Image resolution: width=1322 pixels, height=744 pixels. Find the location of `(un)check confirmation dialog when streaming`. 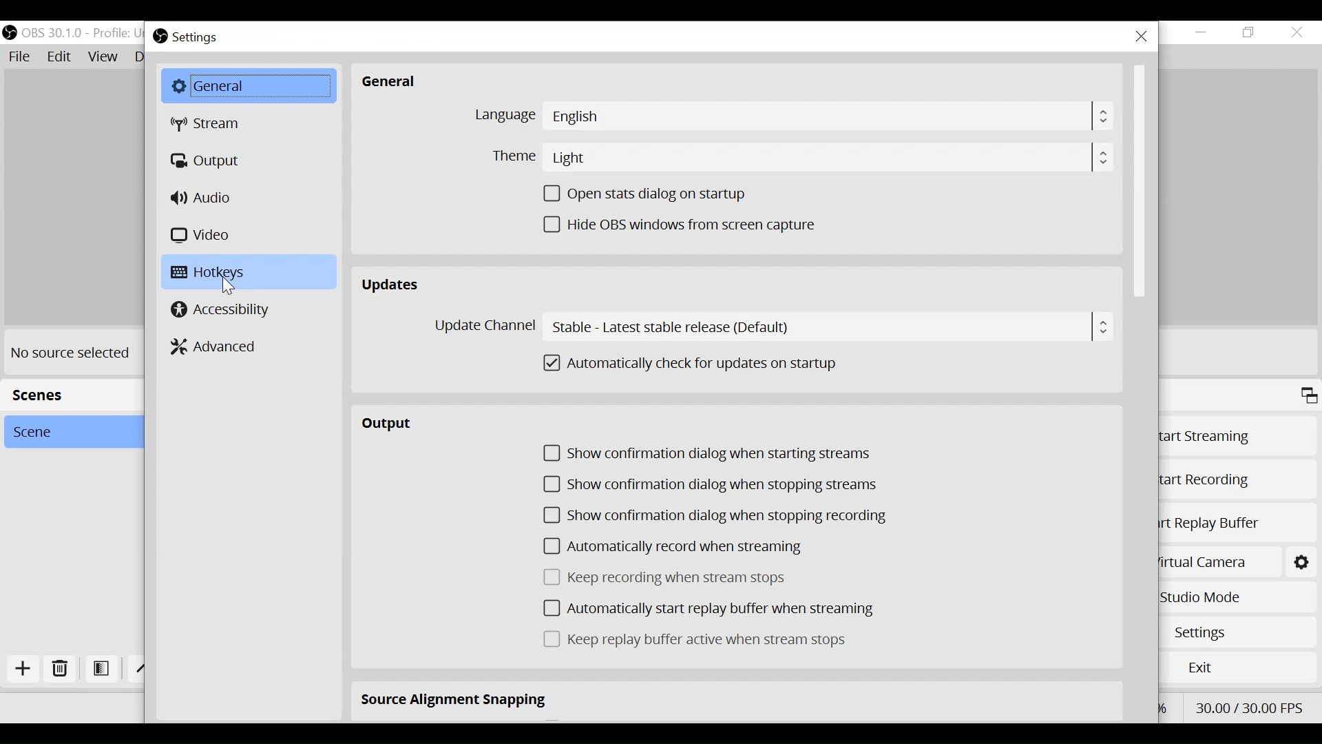

(un)check confirmation dialog when streaming is located at coordinates (708, 454).